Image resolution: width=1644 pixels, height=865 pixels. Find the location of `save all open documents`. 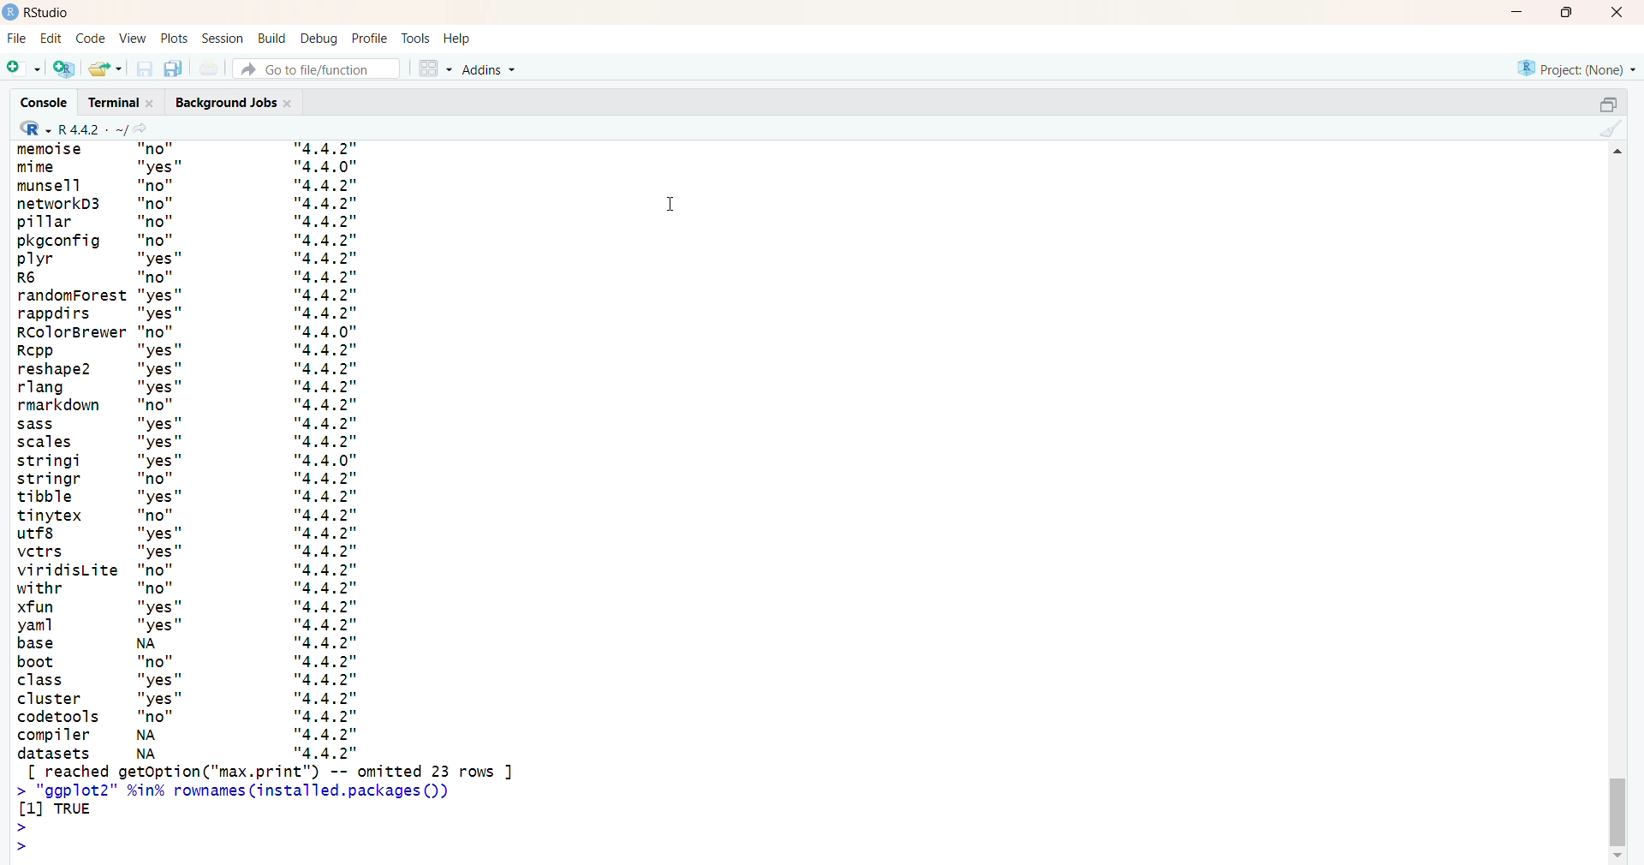

save all open documents is located at coordinates (173, 69).